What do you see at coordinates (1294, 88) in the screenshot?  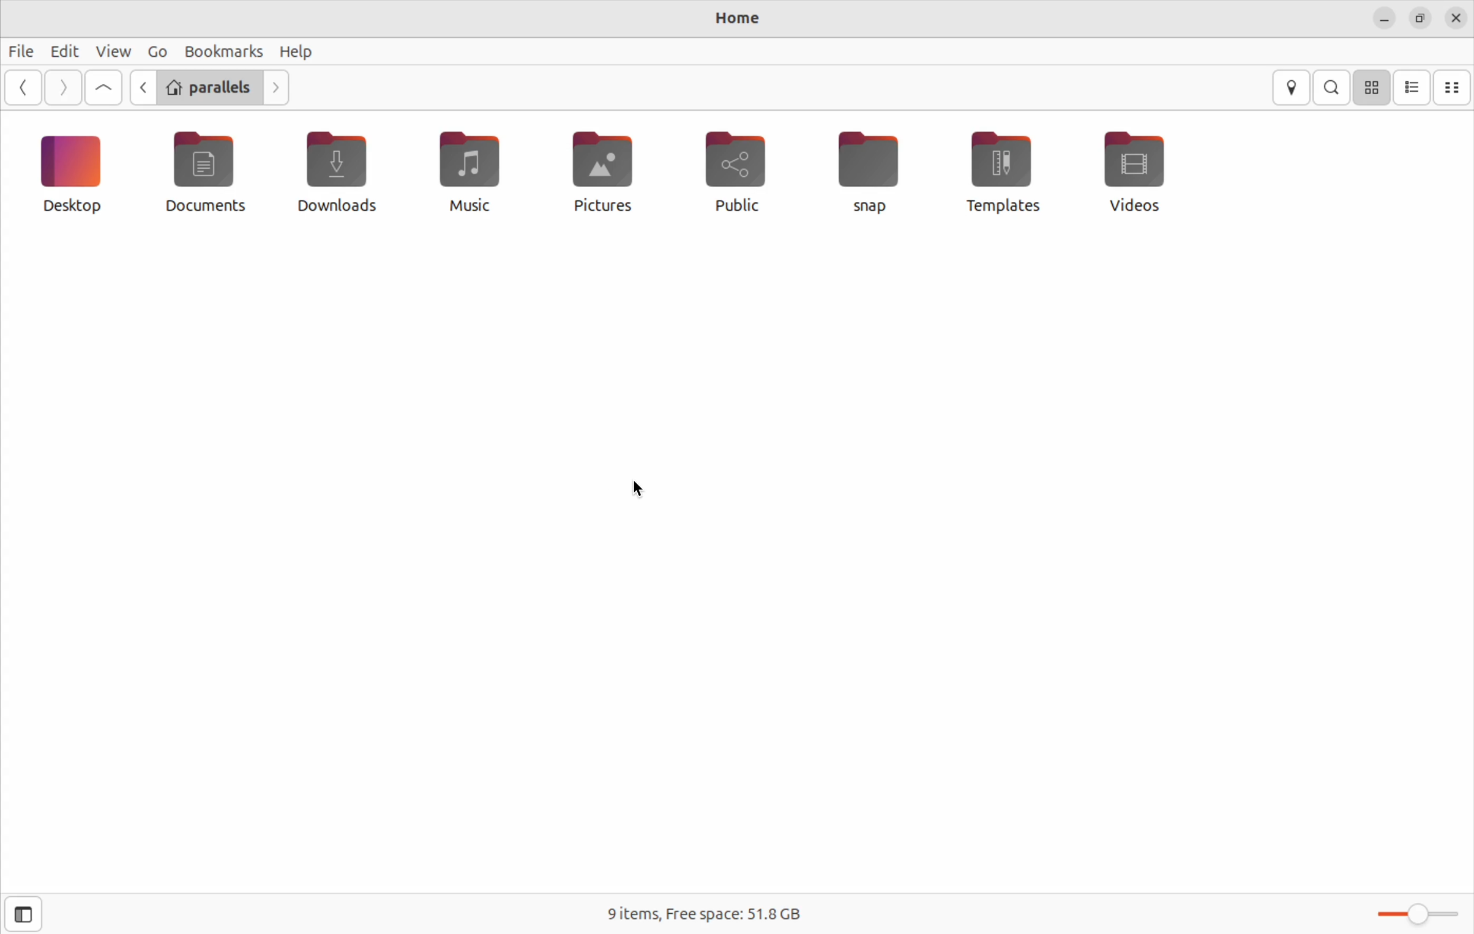 I see `location` at bounding box center [1294, 88].